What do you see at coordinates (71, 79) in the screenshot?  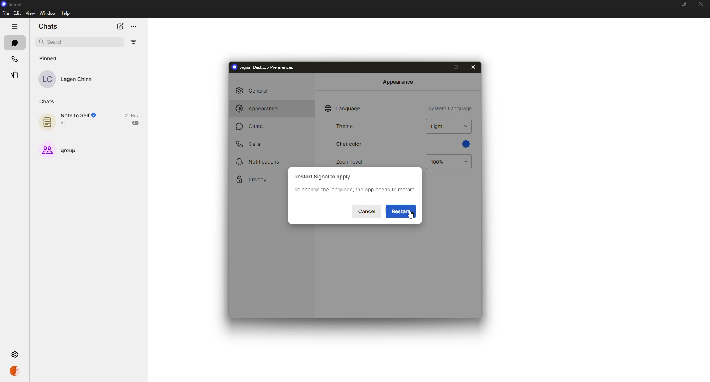 I see `contact` at bounding box center [71, 79].